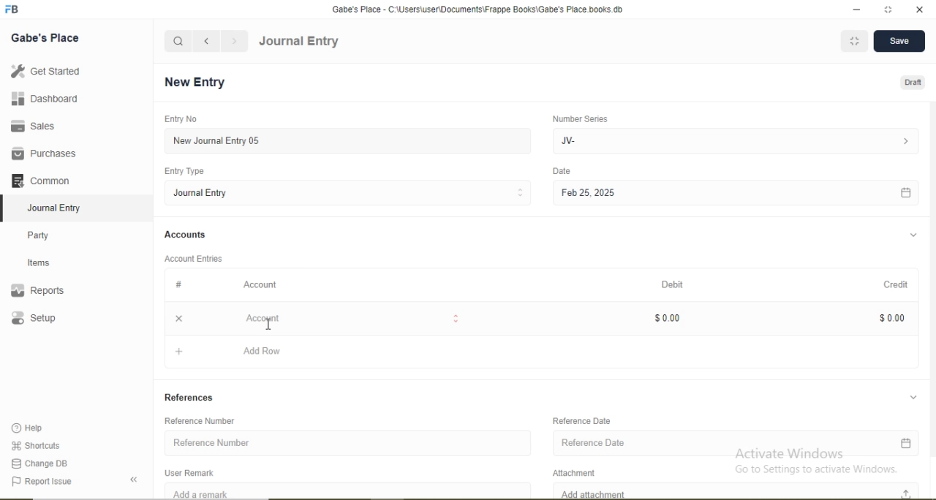 The width and height of the screenshot is (936, 500). I want to click on New Entry, so click(199, 83).